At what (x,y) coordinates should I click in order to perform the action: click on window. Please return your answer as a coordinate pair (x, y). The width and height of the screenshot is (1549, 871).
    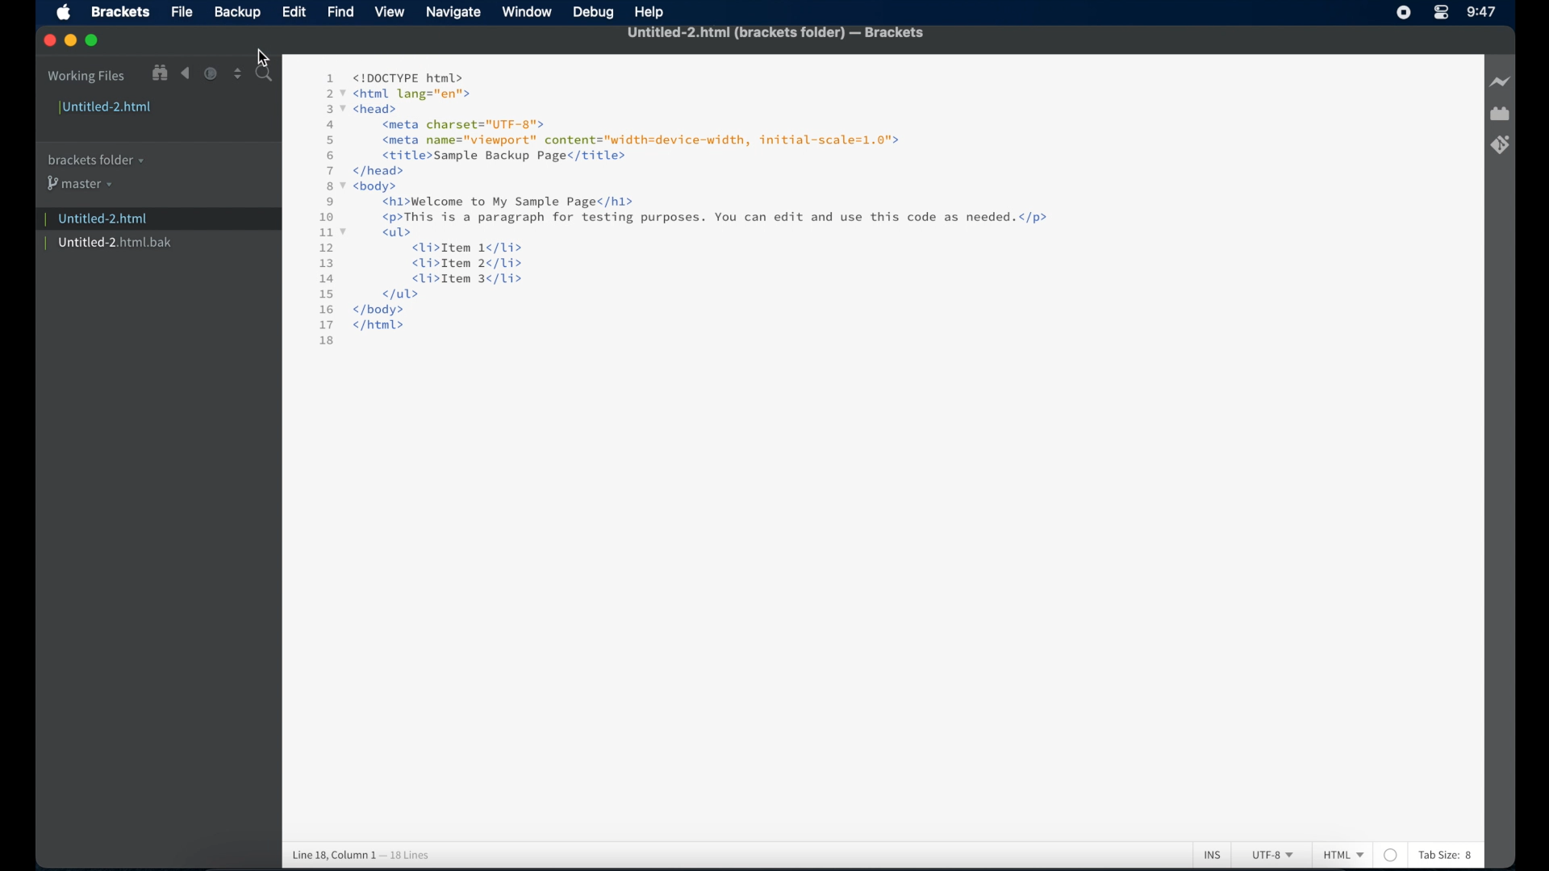
    Looking at the image, I should click on (527, 11).